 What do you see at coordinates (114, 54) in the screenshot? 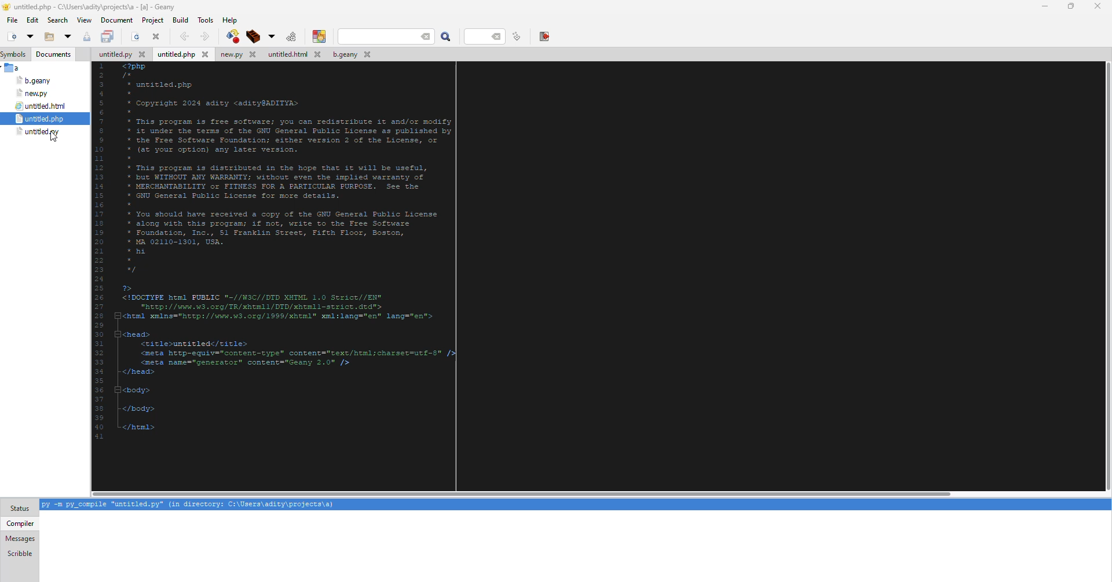
I see `untitled.py` at bounding box center [114, 54].